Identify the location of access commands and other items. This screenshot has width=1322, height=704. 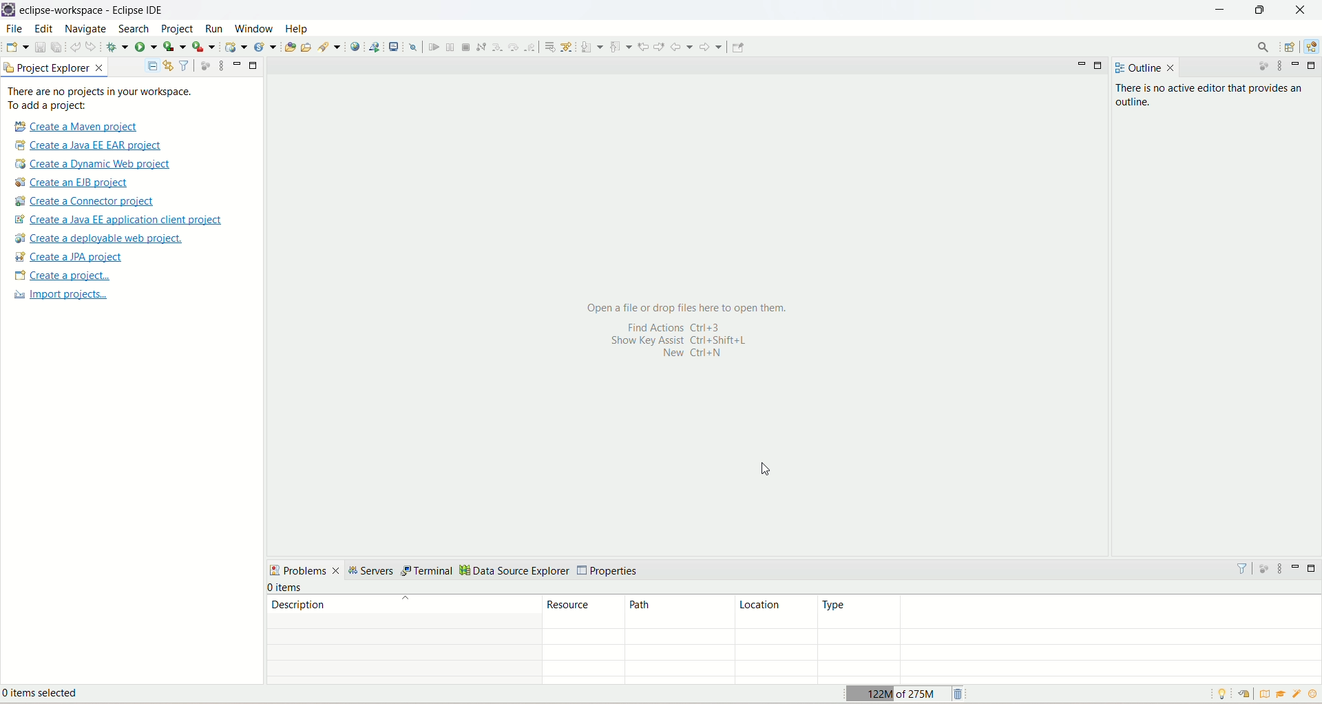
(1262, 48).